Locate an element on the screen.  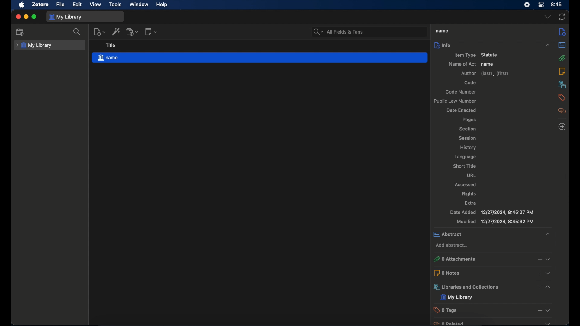
libraries is located at coordinates (482, 287).